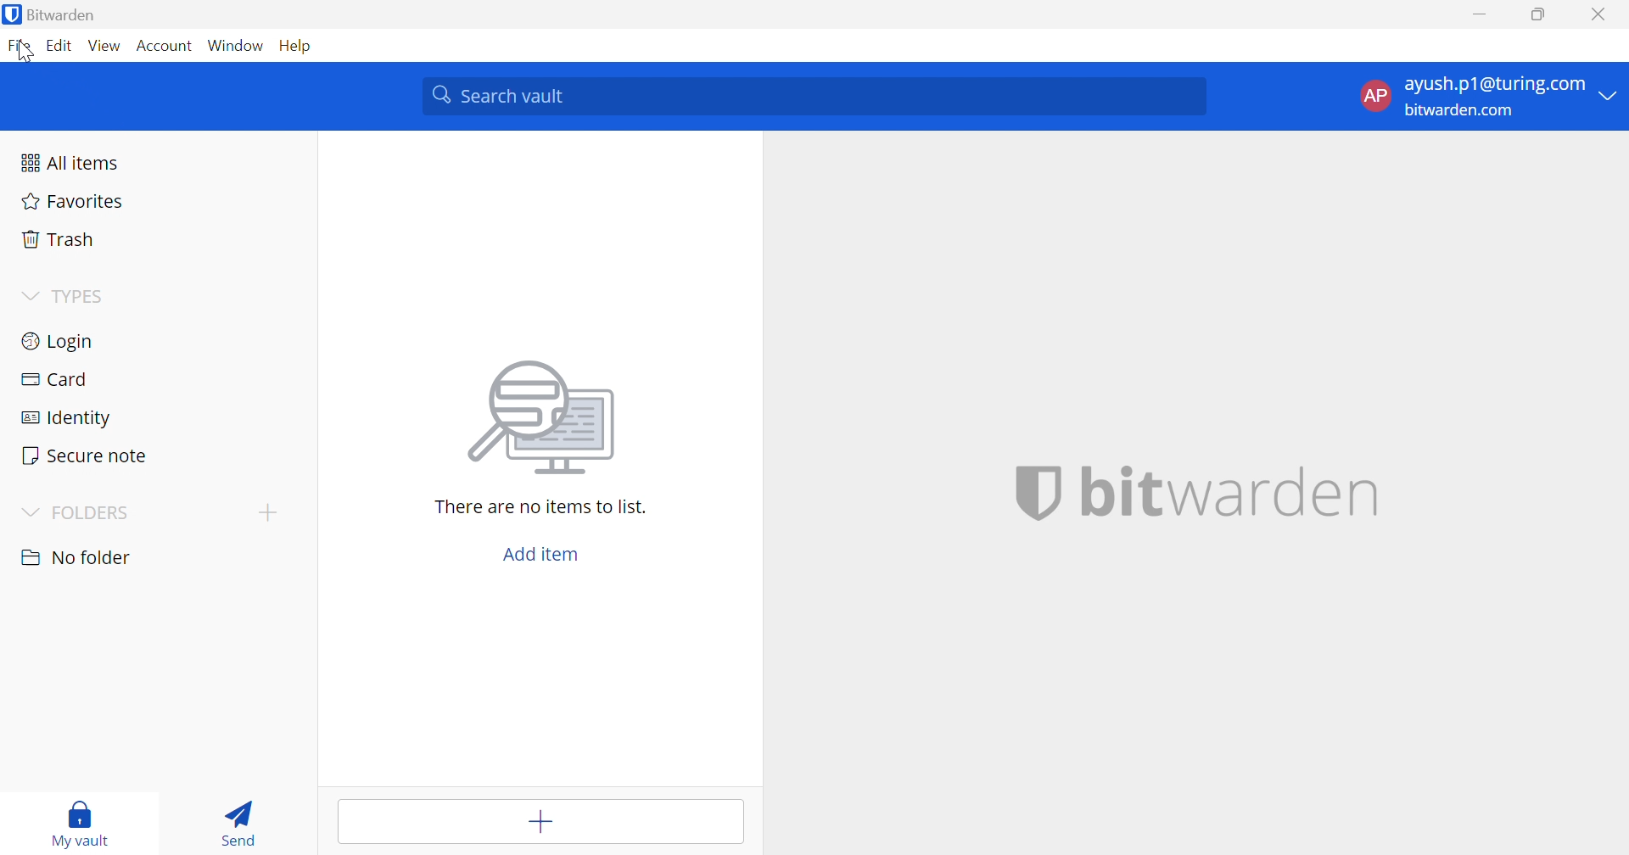 The width and height of the screenshot is (1629, 855). Describe the element at coordinates (546, 419) in the screenshot. I see `image` at that location.